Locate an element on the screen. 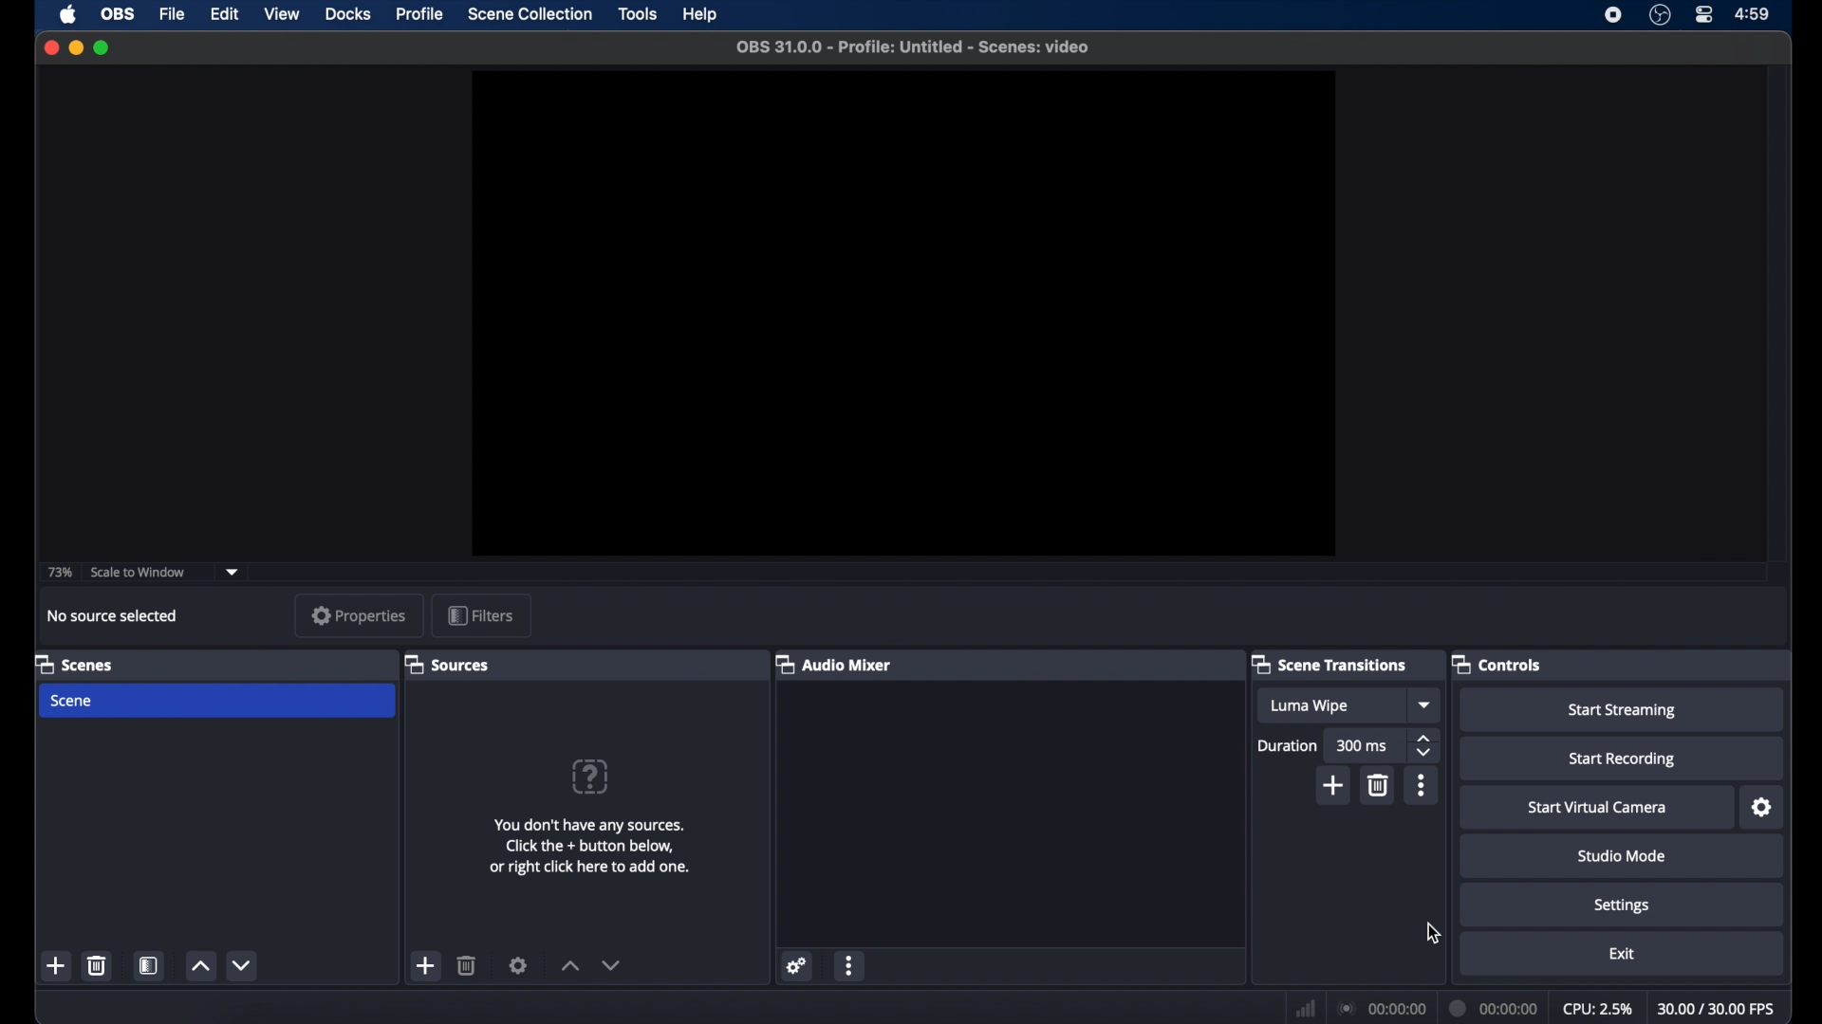 The height and width of the screenshot is (1024, 1822). start streaming is located at coordinates (1623, 712).